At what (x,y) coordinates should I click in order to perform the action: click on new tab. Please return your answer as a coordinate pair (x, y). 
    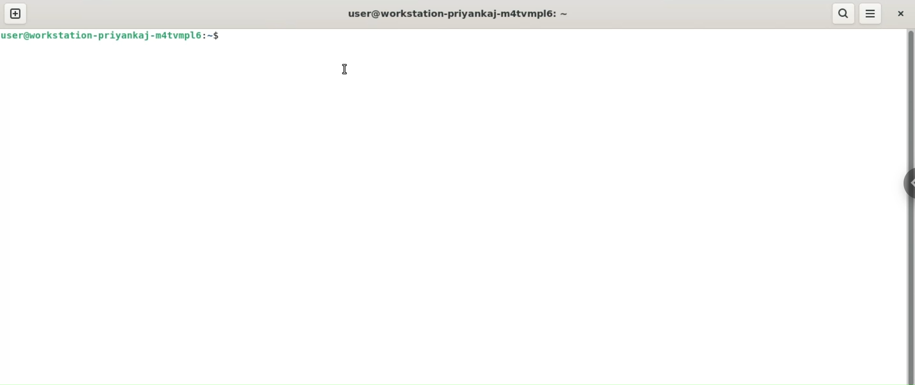
    Looking at the image, I should click on (15, 14).